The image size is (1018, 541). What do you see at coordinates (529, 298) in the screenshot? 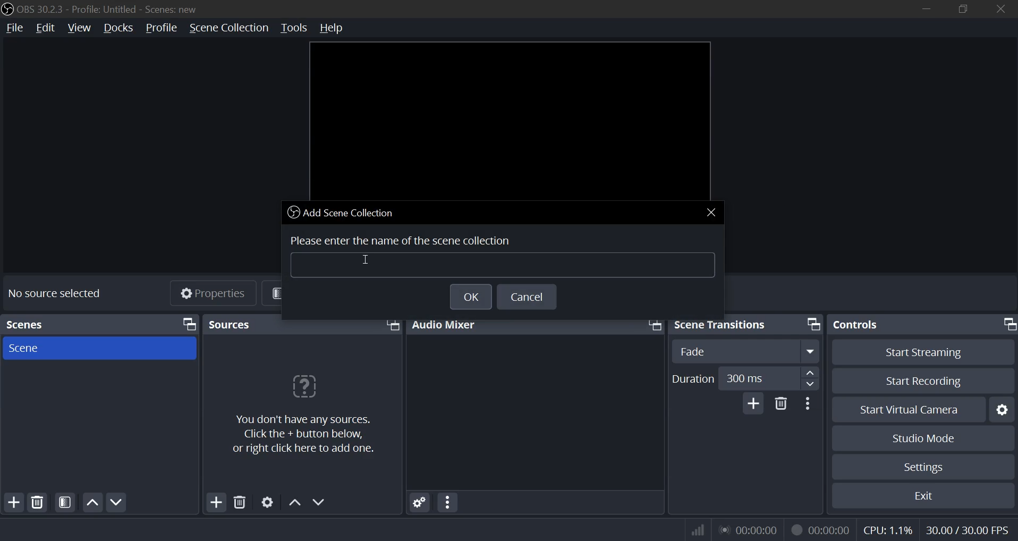
I see `cancel` at bounding box center [529, 298].